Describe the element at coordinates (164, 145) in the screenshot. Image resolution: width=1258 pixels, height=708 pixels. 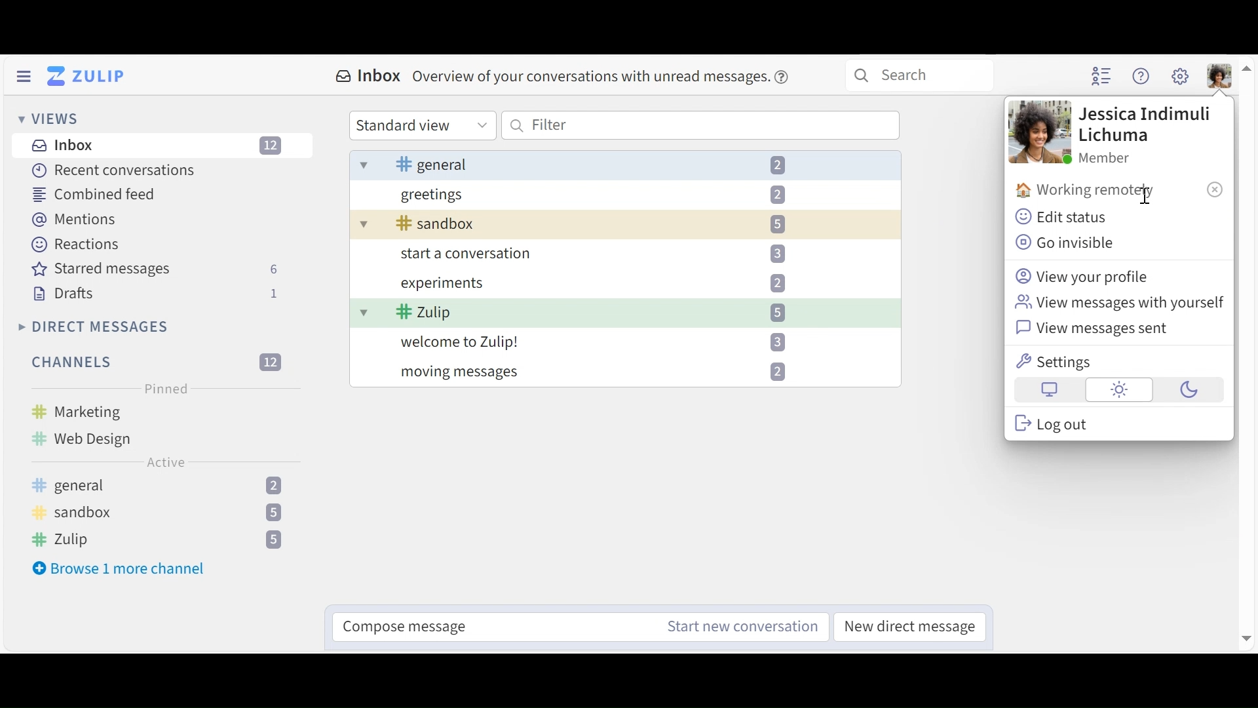
I see `Inbox` at that location.